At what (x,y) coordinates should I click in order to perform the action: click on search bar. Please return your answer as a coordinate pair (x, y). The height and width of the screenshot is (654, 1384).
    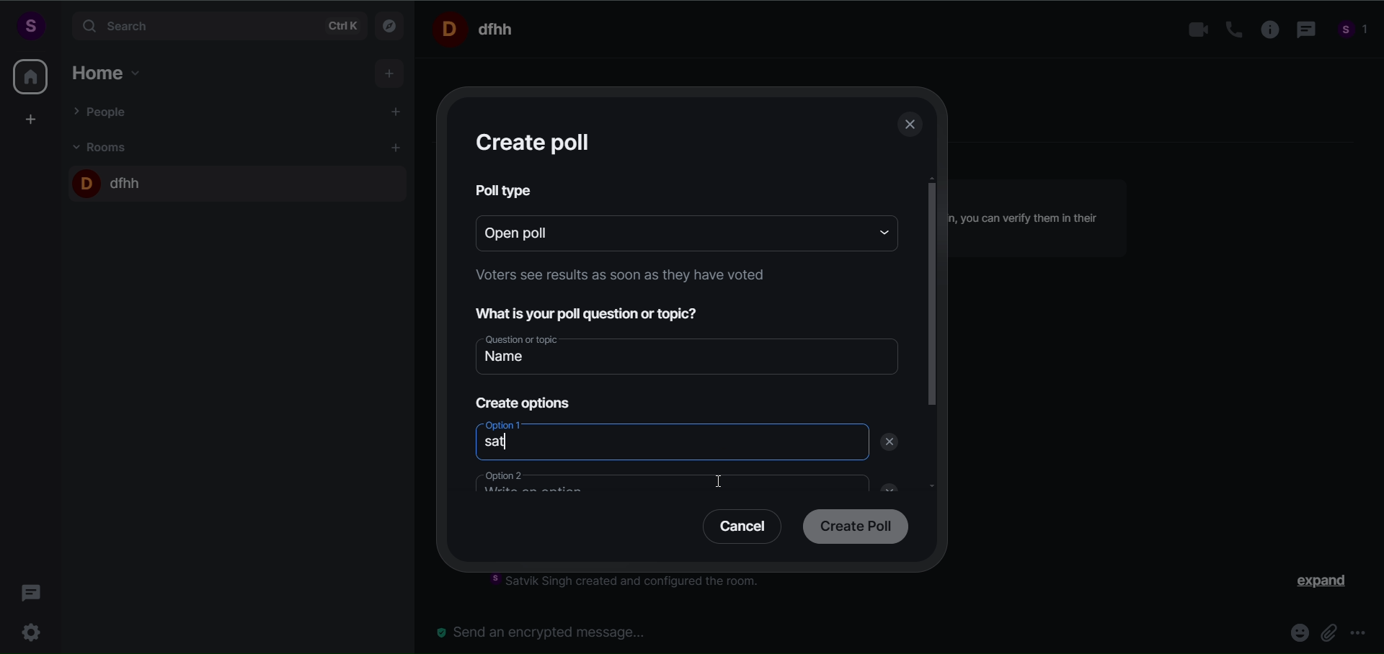
    Looking at the image, I should click on (216, 26).